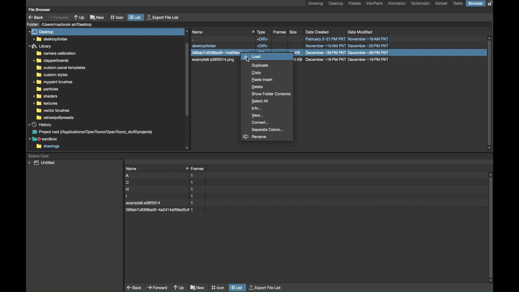 The image size is (519, 292). Describe the element at coordinates (45, 96) in the screenshot. I see `folder` at that location.